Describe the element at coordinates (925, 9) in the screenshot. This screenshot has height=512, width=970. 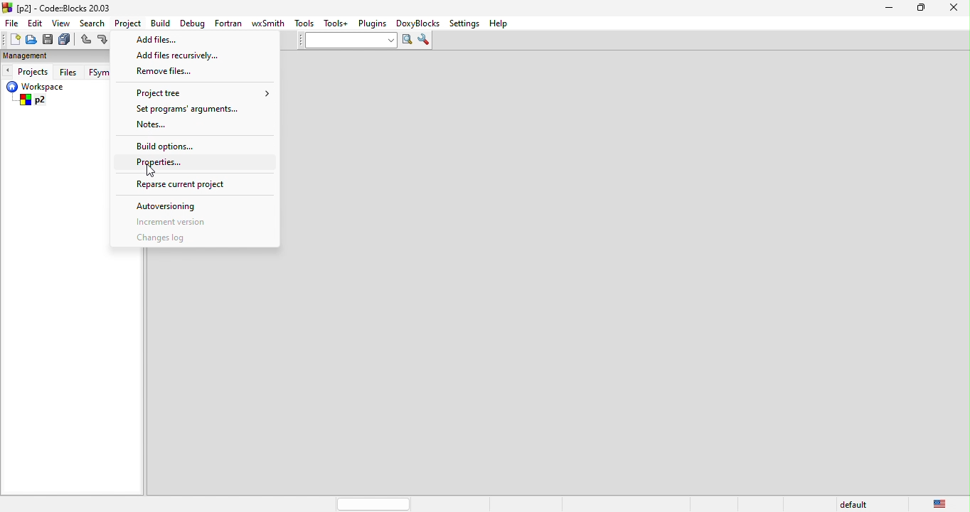
I see `maximize` at that location.